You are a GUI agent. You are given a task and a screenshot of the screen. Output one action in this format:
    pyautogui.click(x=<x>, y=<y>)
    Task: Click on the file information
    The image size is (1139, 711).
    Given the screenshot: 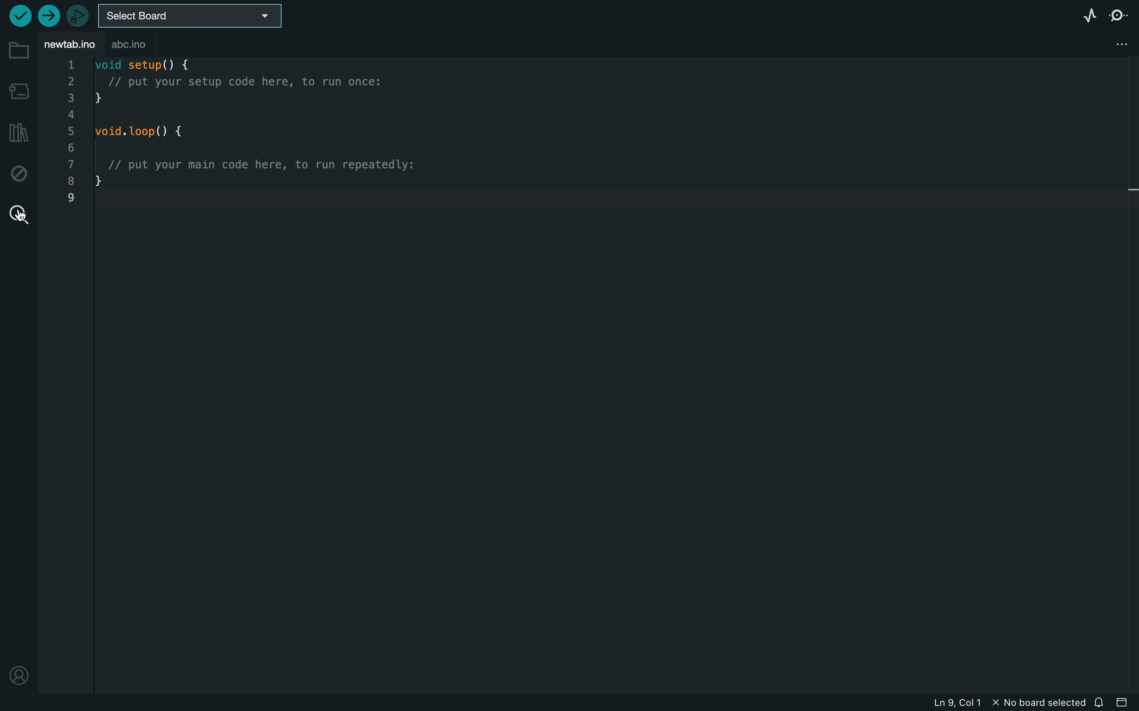 What is the action you would take?
    pyautogui.click(x=993, y=701)
    